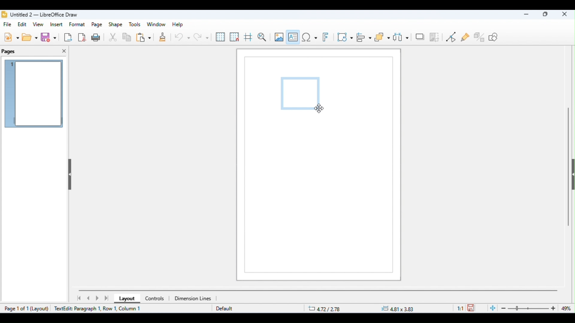 The width and height of the screenshot is (575, 323). What do you see at coordinates (401, 36) in the screenshot?
I see `select at least three objects to distribute` at bounding box center [401, 36].